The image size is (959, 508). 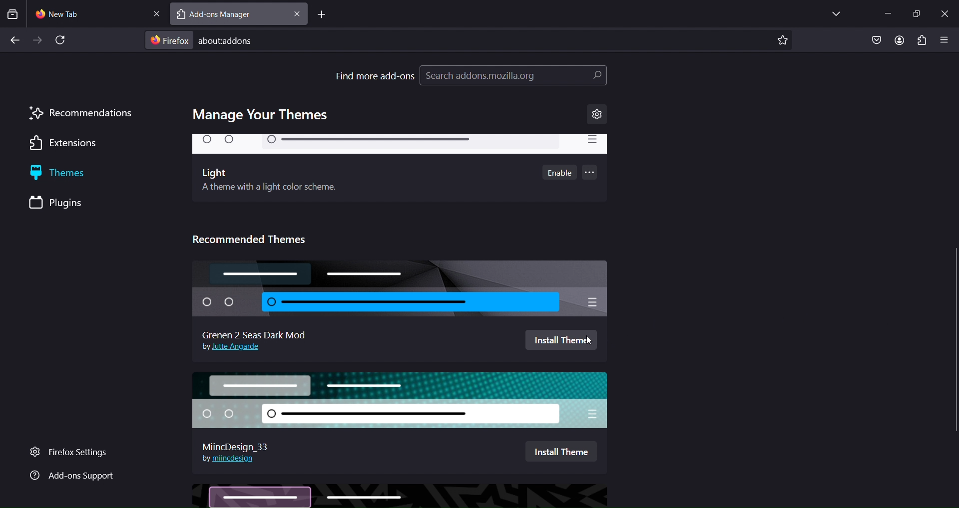 I want to click on about:addons, so click(x=244, y=41).